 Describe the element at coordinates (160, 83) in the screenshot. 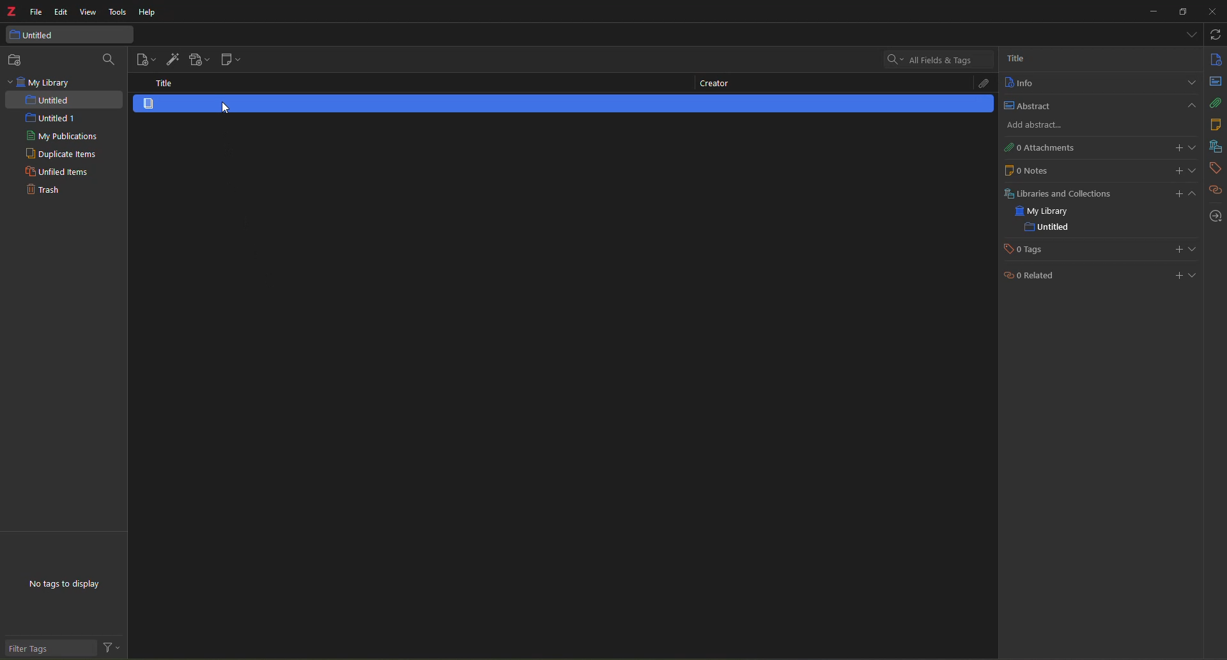

I see `tite` at that location.